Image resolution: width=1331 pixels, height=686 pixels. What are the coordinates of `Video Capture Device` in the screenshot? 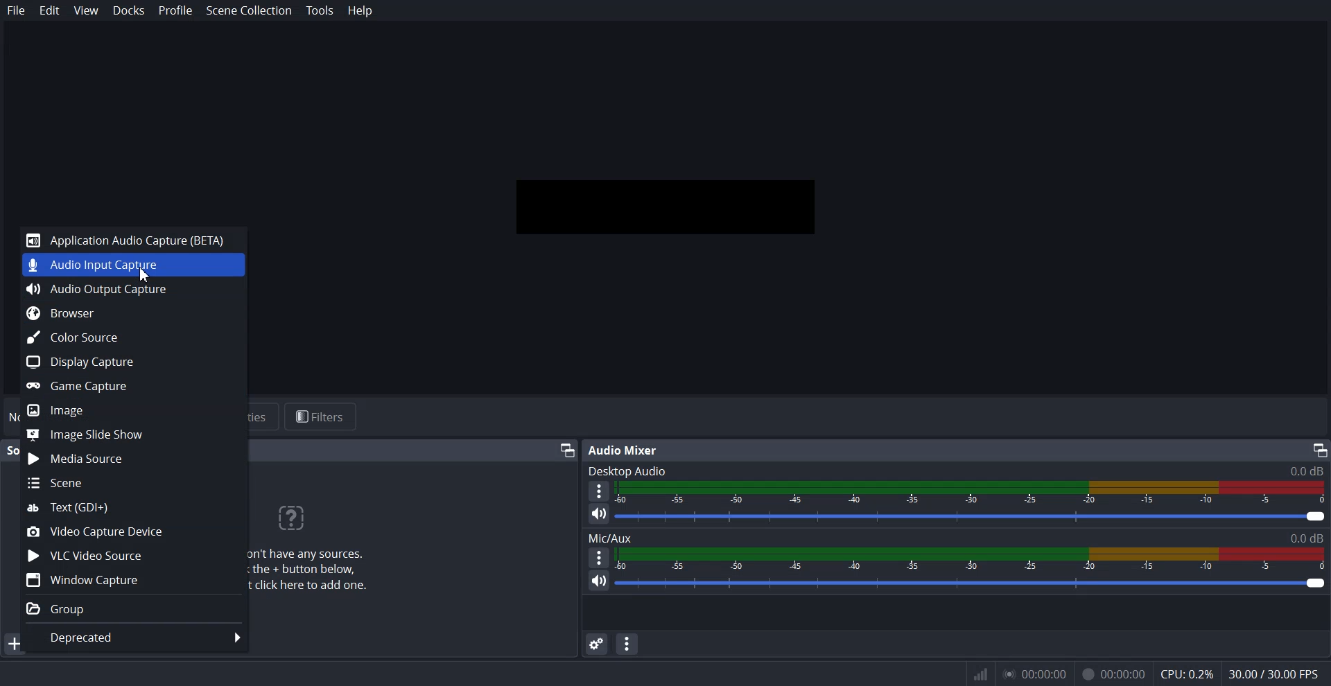 It's located at (133, 531).